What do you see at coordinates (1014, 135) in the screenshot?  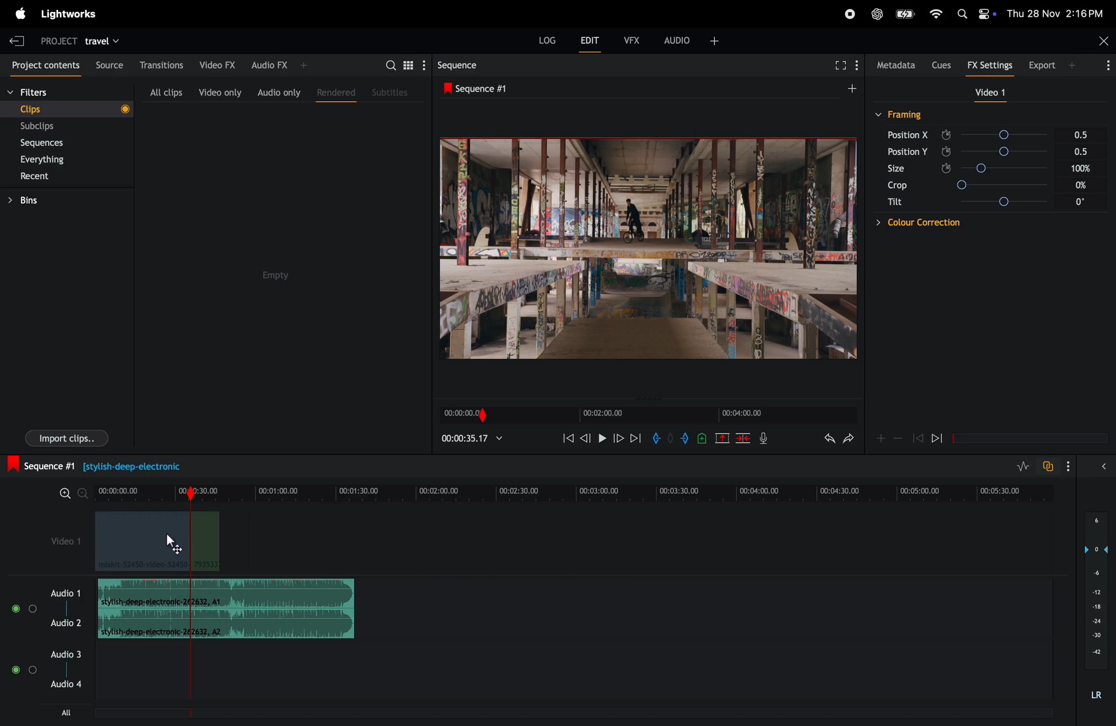 I see `angle` at bounding box center [1014, 135].